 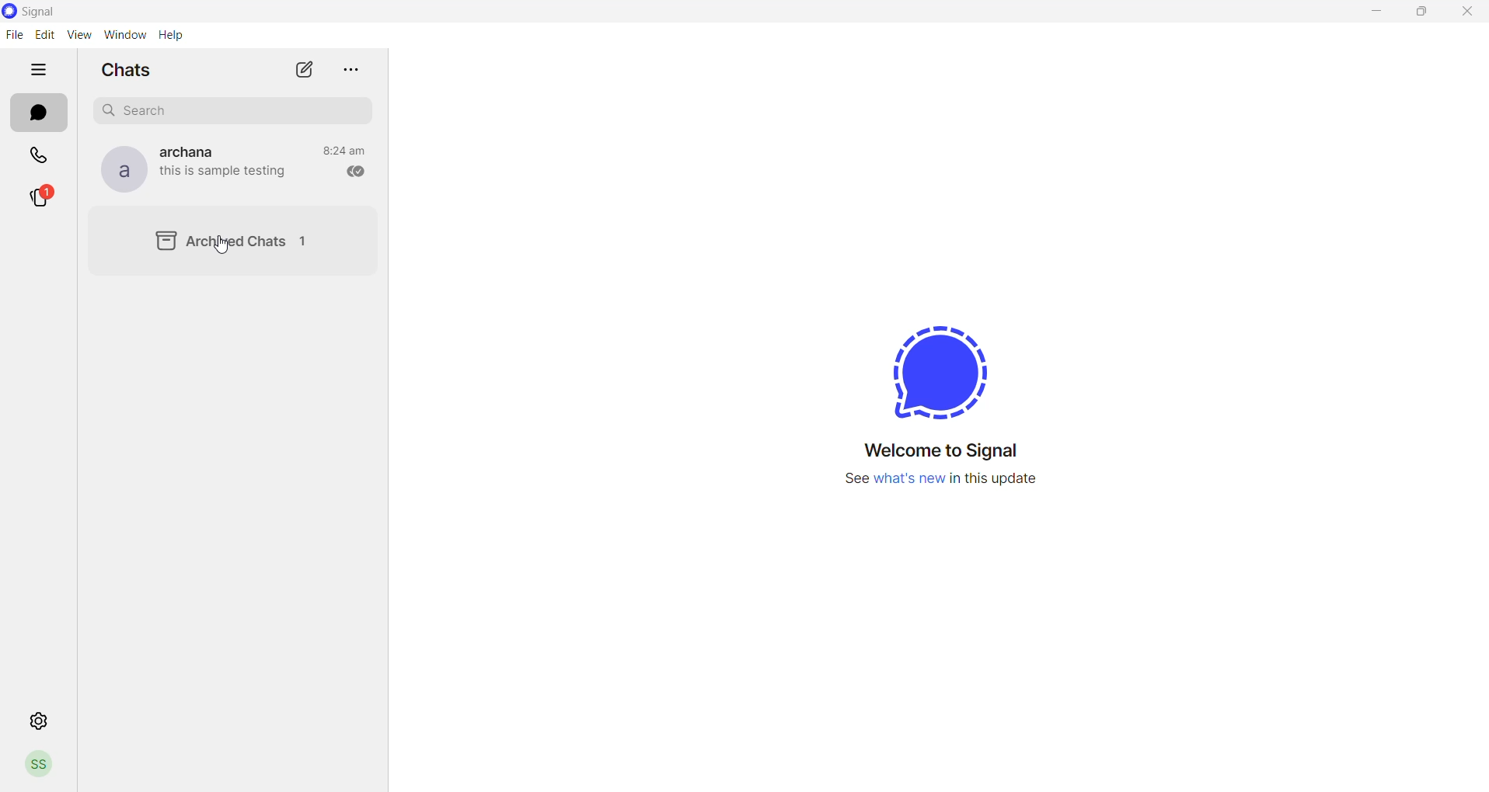 What do you see at coordinates (37, 71) in the screenshot?
I see `hide` at bounding box center [37, 71].